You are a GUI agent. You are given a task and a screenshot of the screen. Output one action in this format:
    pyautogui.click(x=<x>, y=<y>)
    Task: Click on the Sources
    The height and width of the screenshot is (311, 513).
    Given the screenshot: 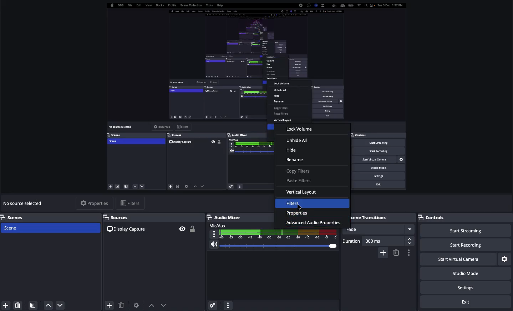 What is the action you would take?
    pyautogui.click(x=116, y=217)
    